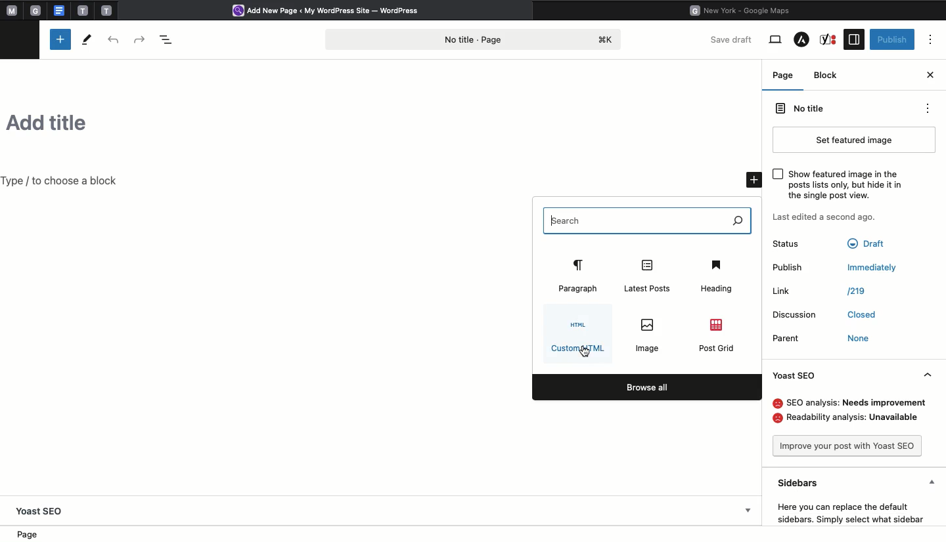  What do you see at coordinates (851, 111) in the screenshot?
I see `no title` at bounding box center [851, 111].